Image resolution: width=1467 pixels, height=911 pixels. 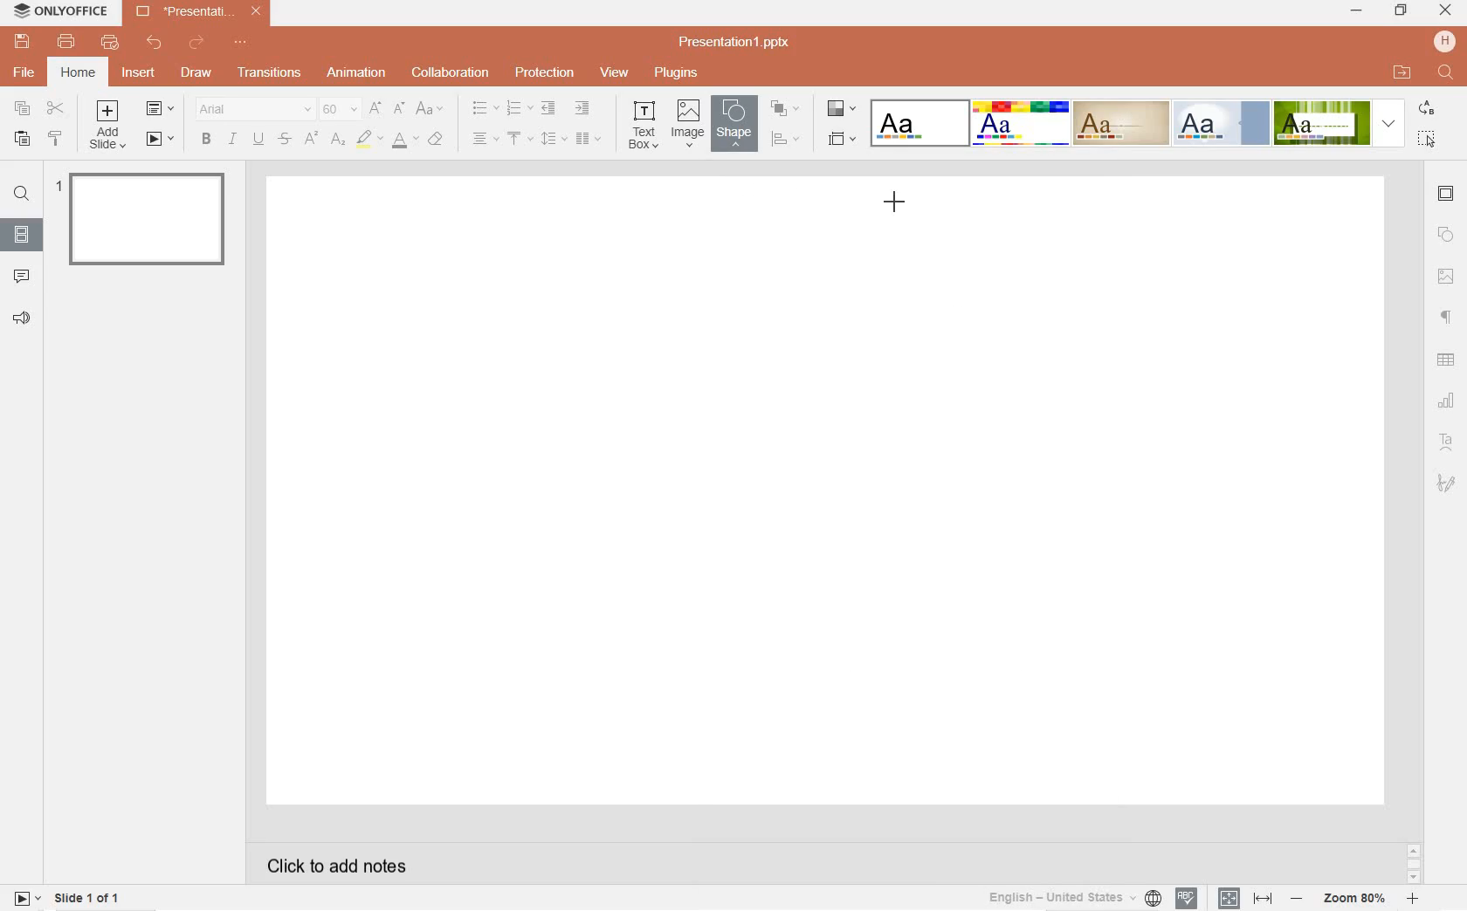 I want to click on line spacing, so click(x=552, y=138).